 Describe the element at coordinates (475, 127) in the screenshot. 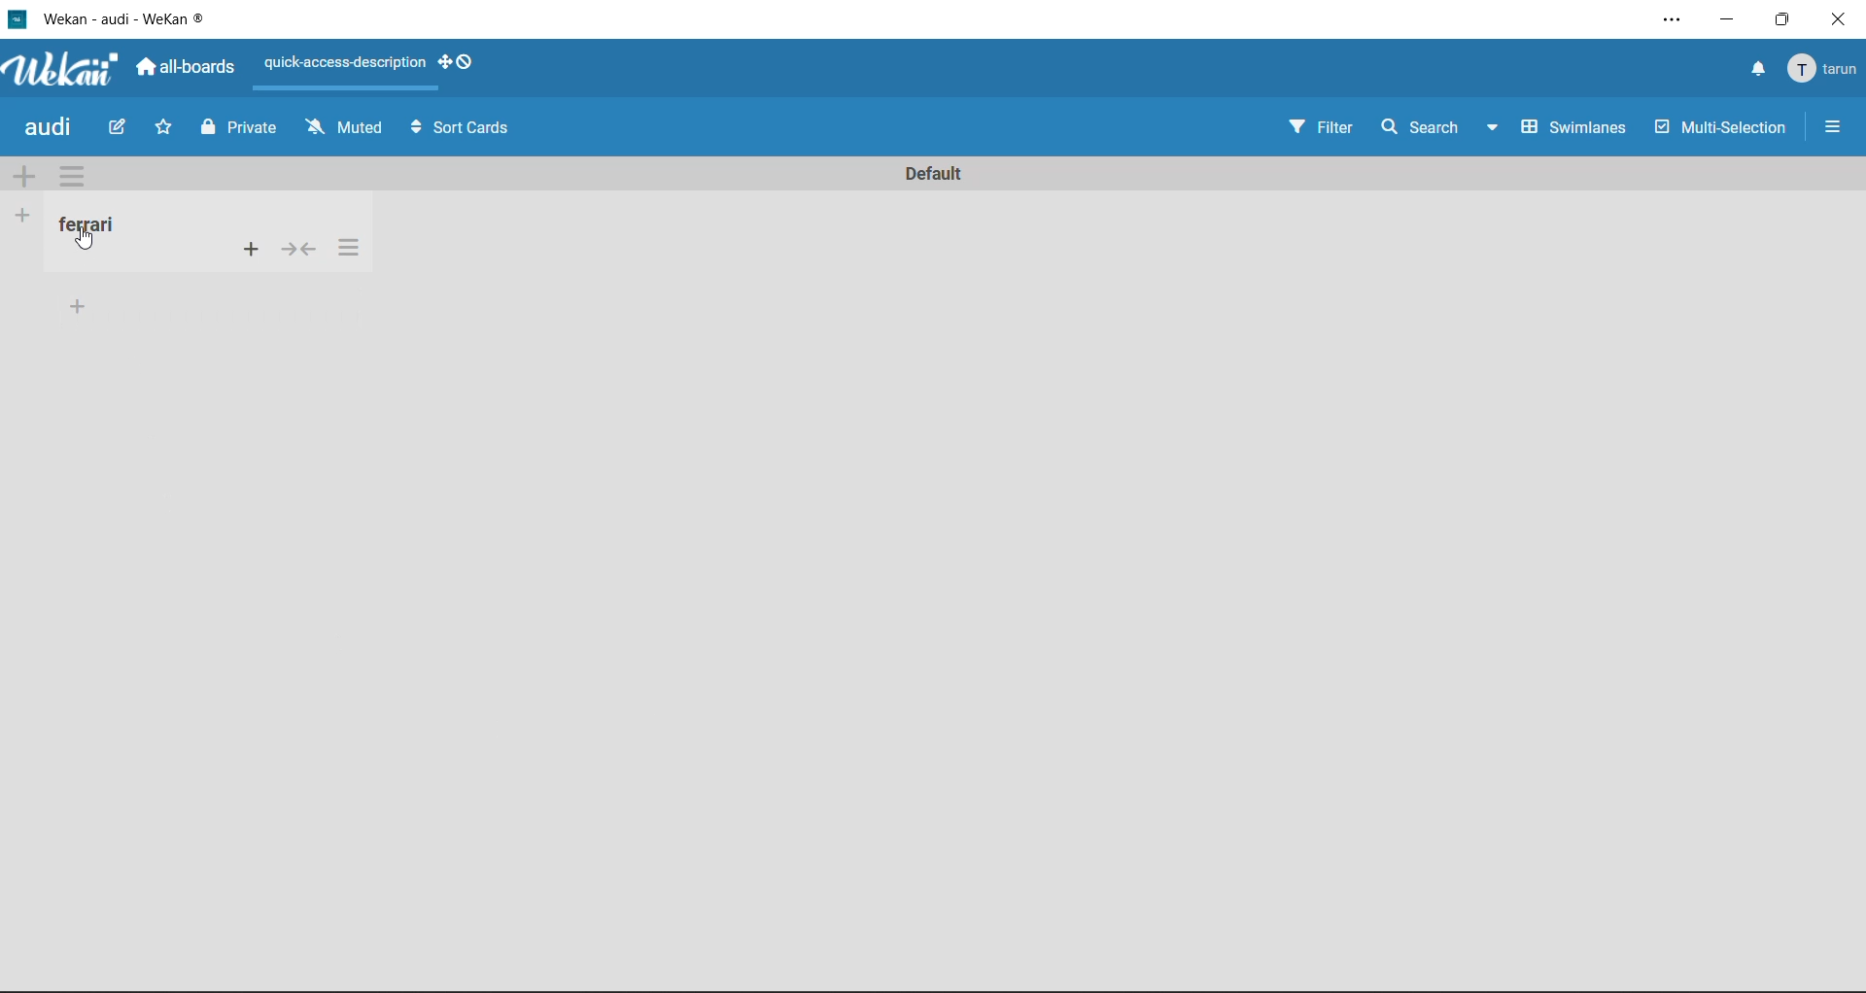

I see `Sort Cards` at that location.